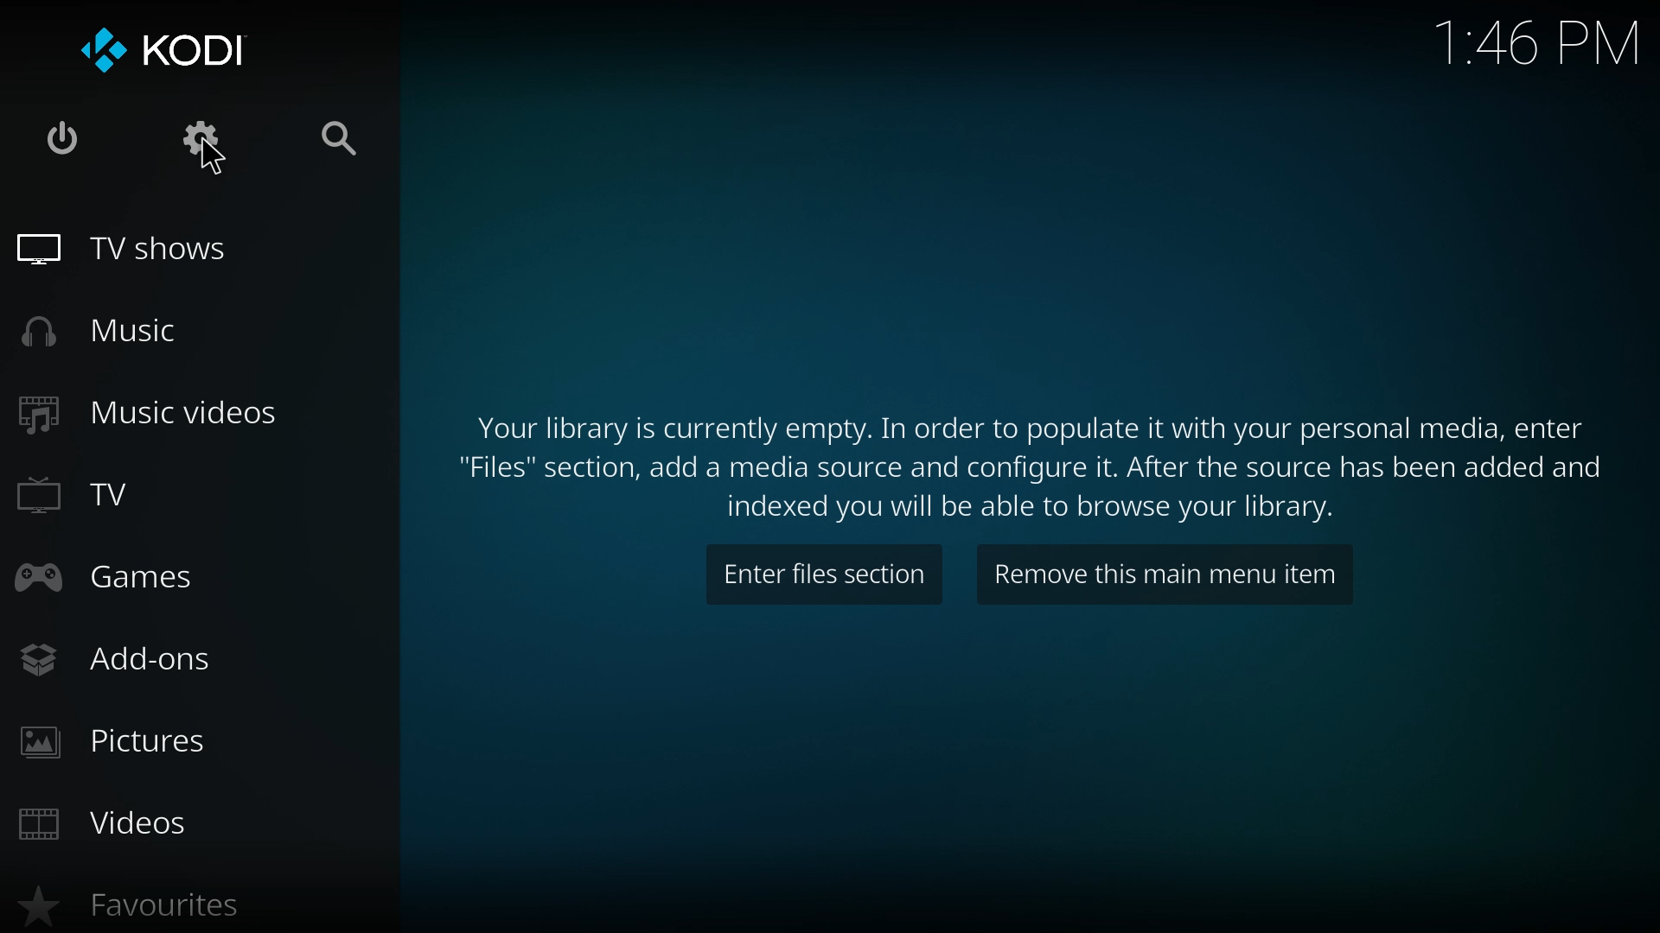 This screenshot has width=1660, height=933. I want to click on kodi, so click(163, 49).